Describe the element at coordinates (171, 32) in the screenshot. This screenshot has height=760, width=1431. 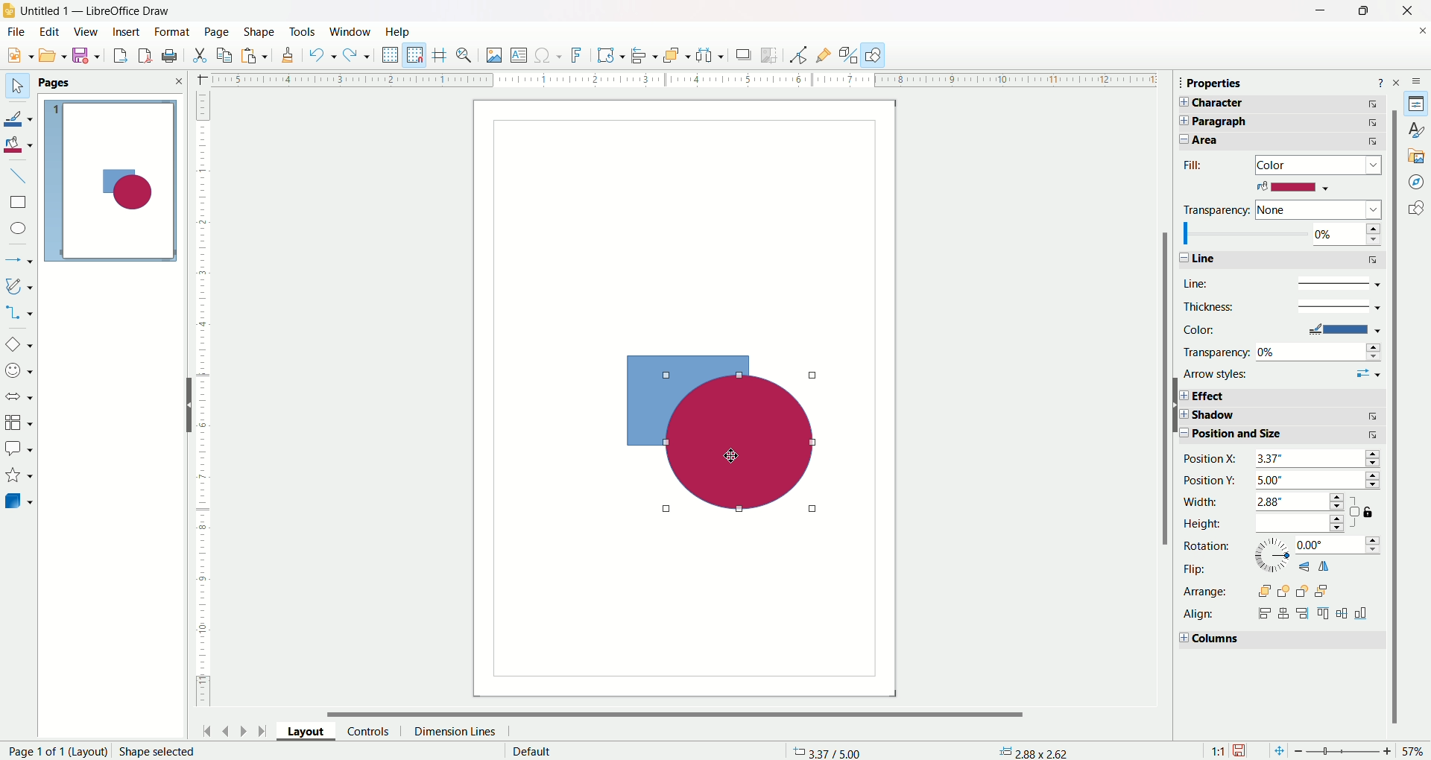
I see `format` at that location.